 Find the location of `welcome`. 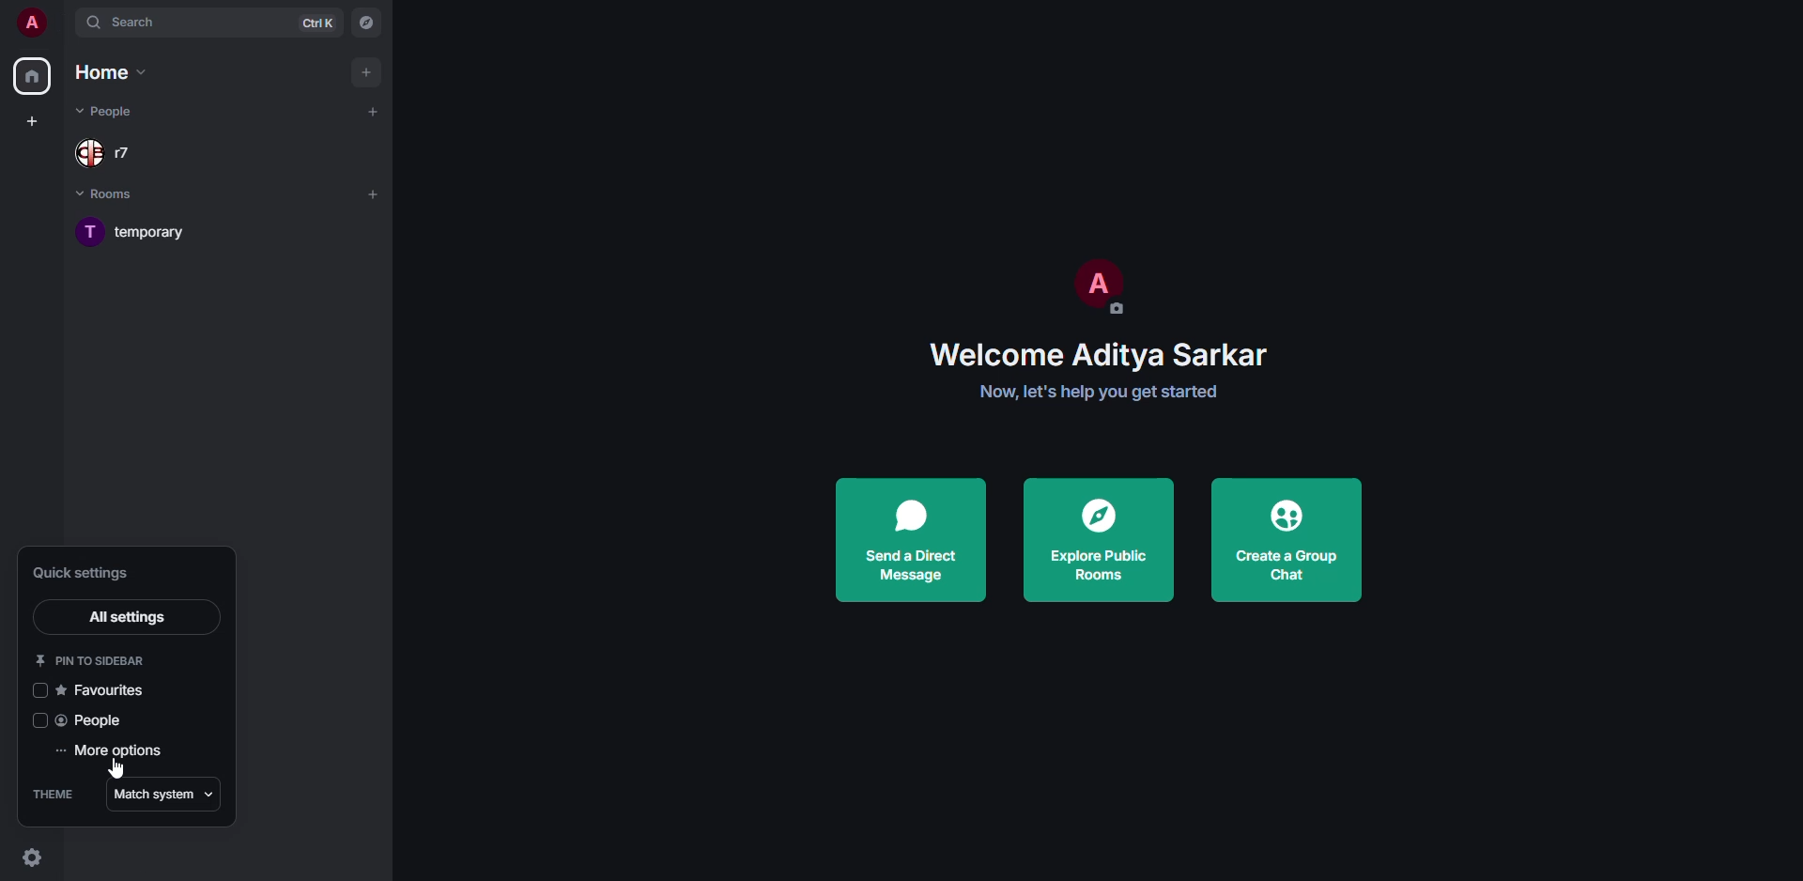

welcome is located at coordinates (1102, 356).